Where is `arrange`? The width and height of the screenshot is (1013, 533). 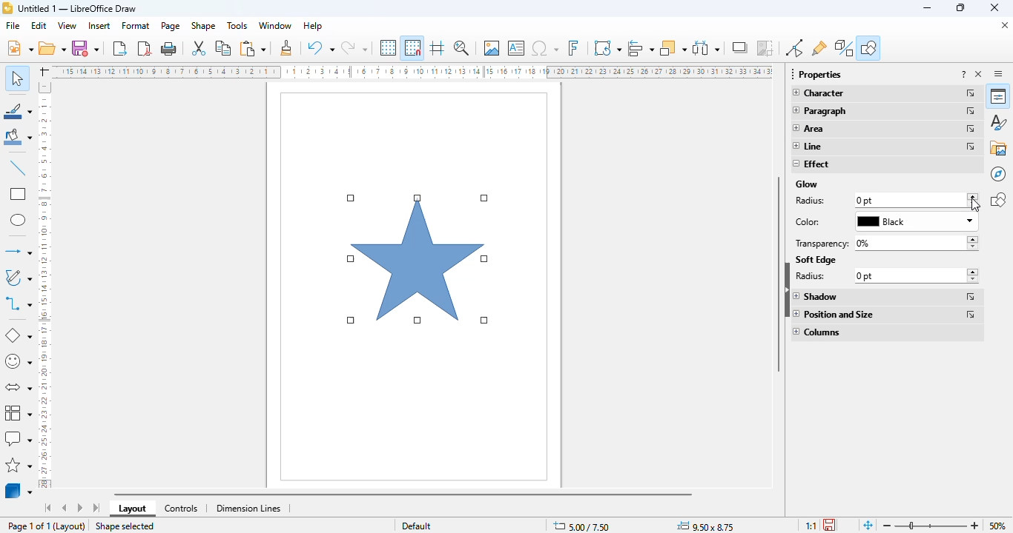 arrange is located at coordinates (673, 48).